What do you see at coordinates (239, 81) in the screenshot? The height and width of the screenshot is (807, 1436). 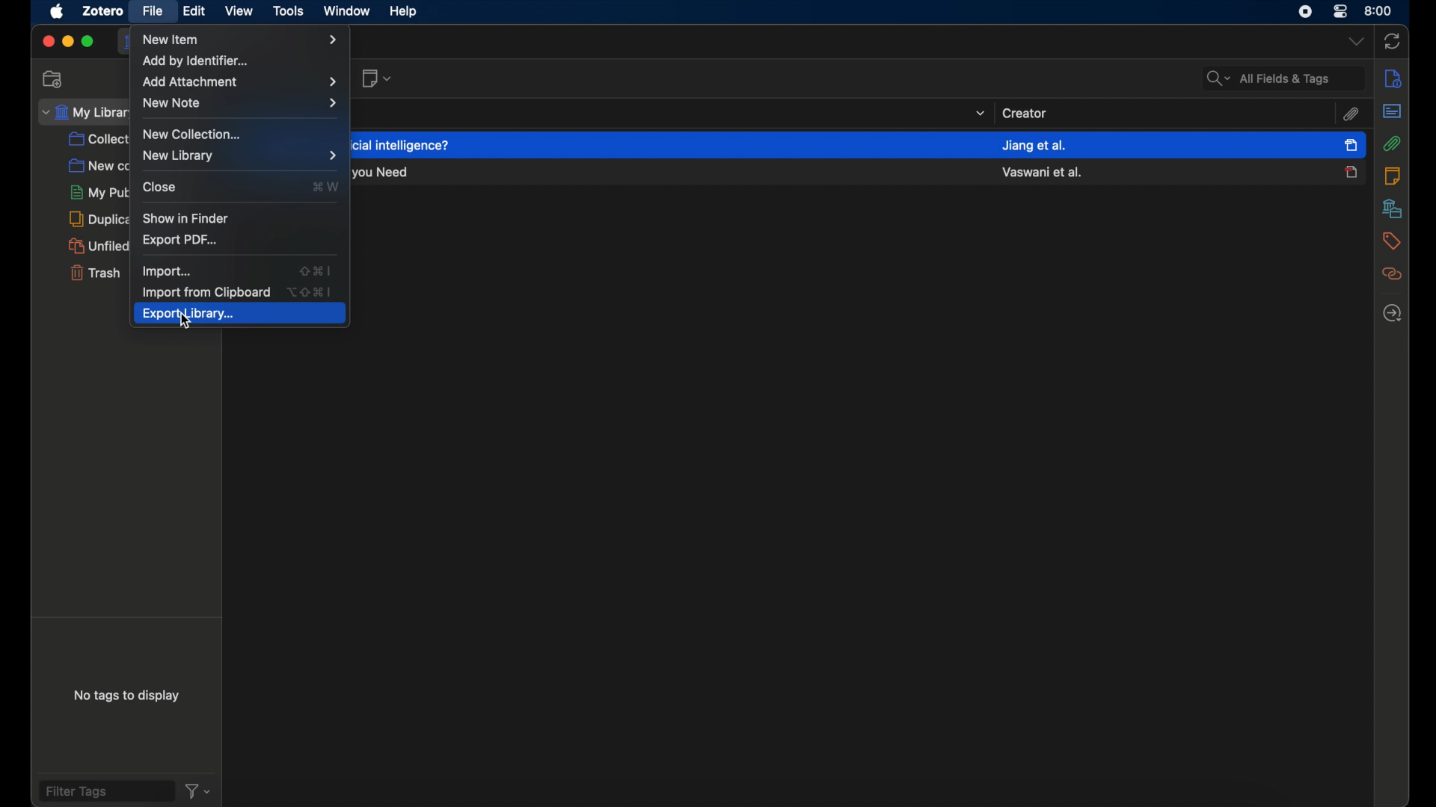 I see `add attachment menu` at bounding box center [239, 81].